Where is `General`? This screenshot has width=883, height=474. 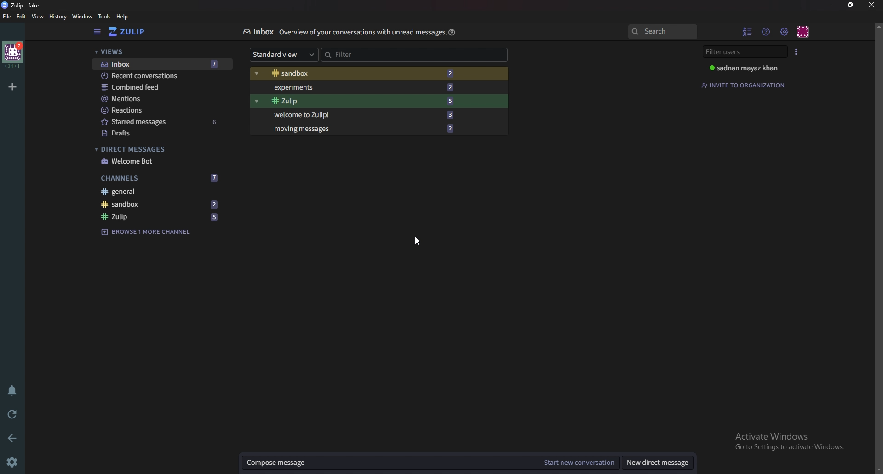
General is located at coordinates (161, 192).